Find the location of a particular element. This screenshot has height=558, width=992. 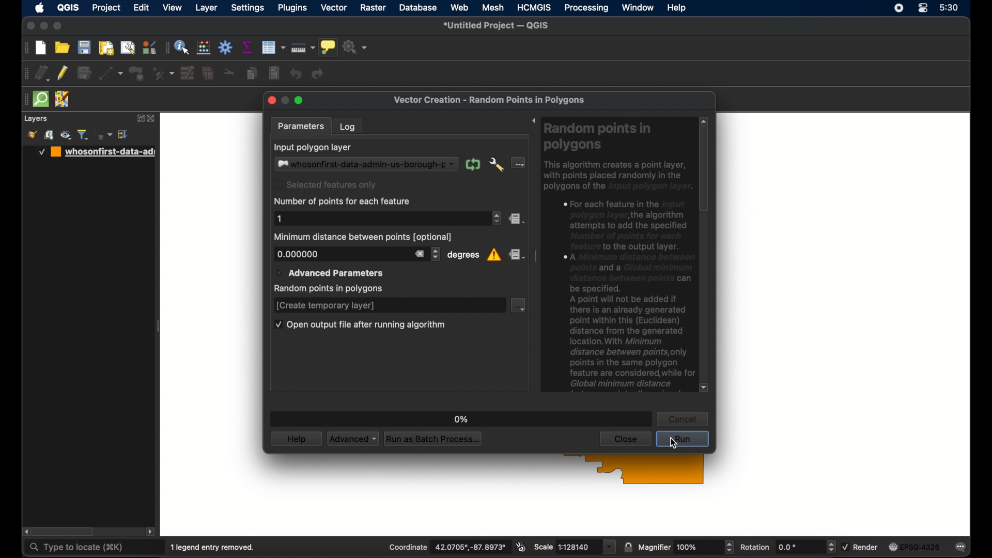

add group is located at coordinates (50, 135).